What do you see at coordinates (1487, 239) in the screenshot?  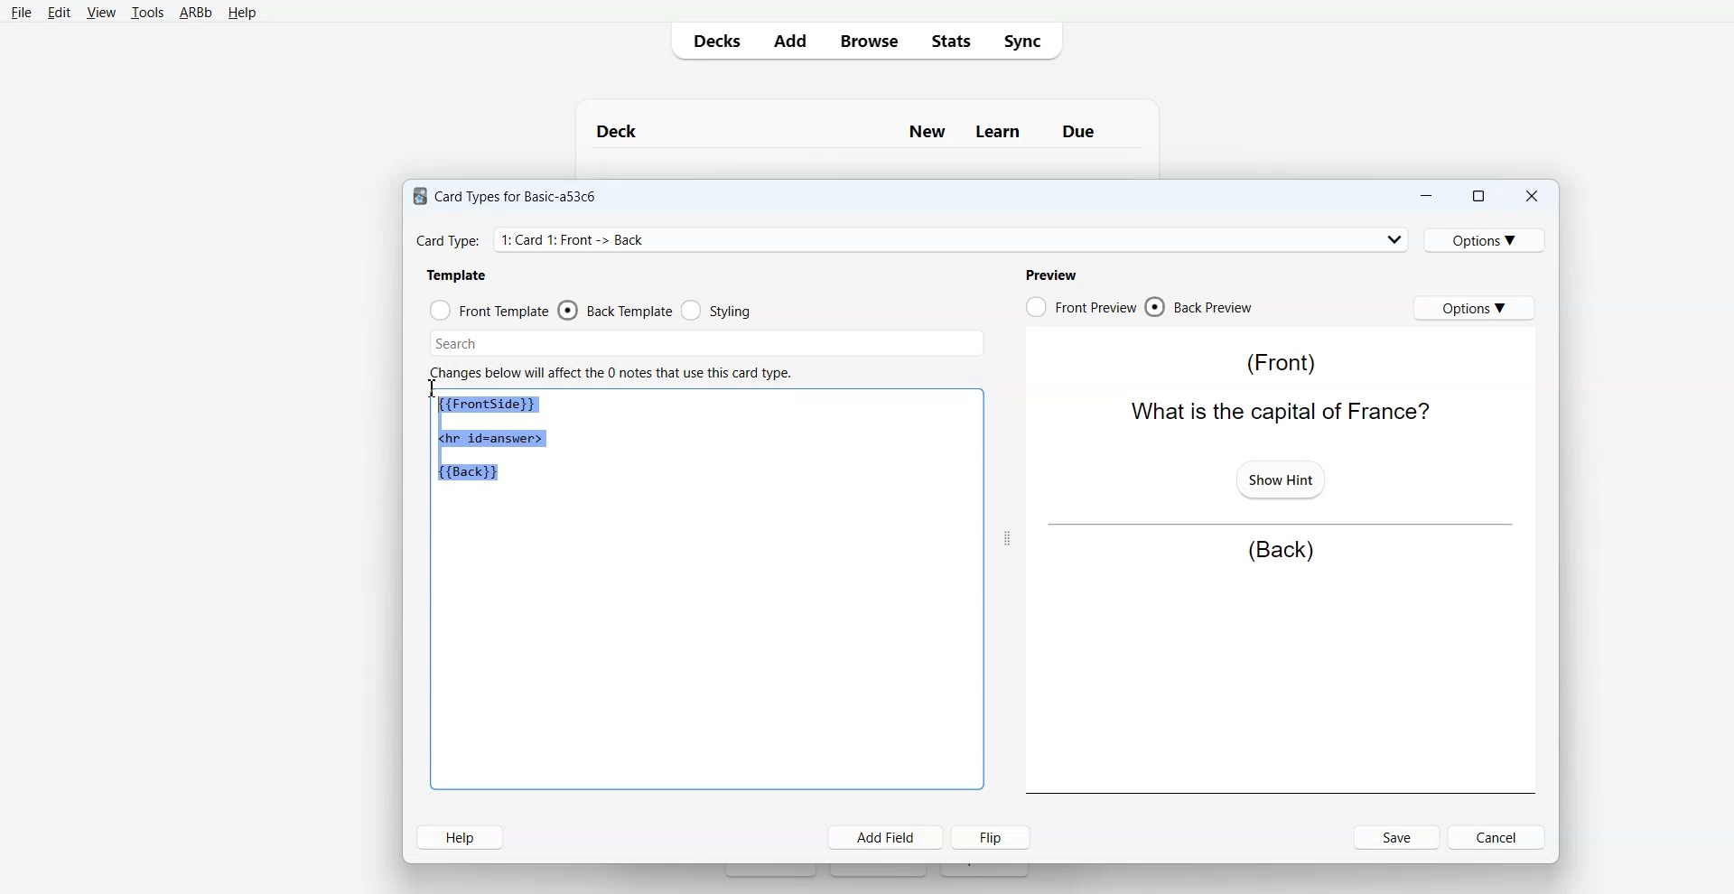 I see `Options` at bounding box center [1487, 239].